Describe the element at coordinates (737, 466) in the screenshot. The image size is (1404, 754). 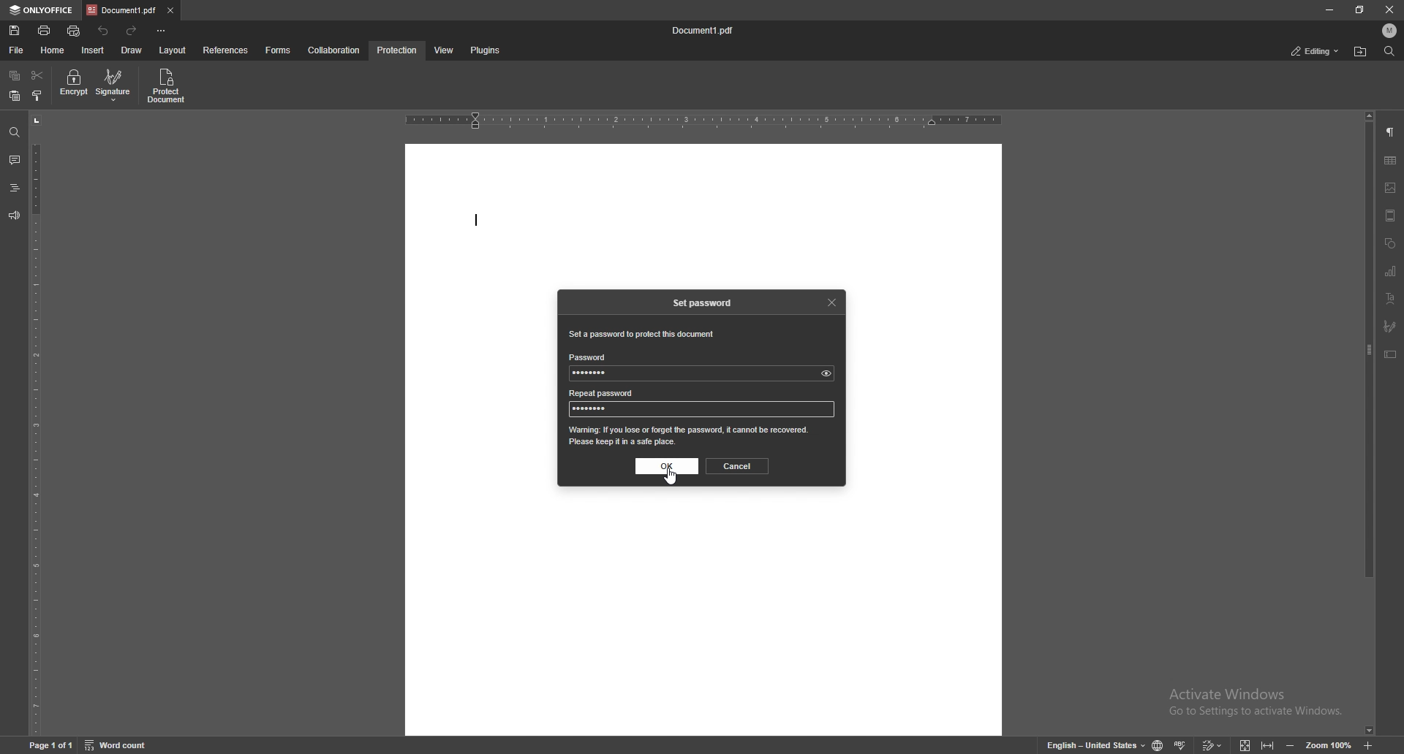
I see `cancel` at that location.